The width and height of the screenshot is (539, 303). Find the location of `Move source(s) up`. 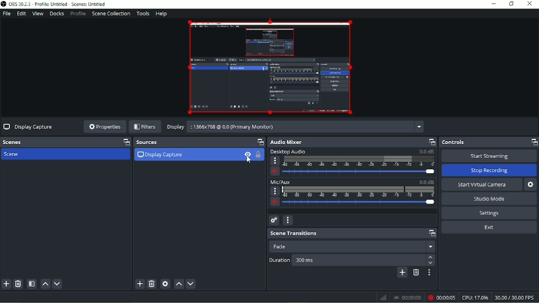

Move source(s) up is located at coordinates (179, 284).